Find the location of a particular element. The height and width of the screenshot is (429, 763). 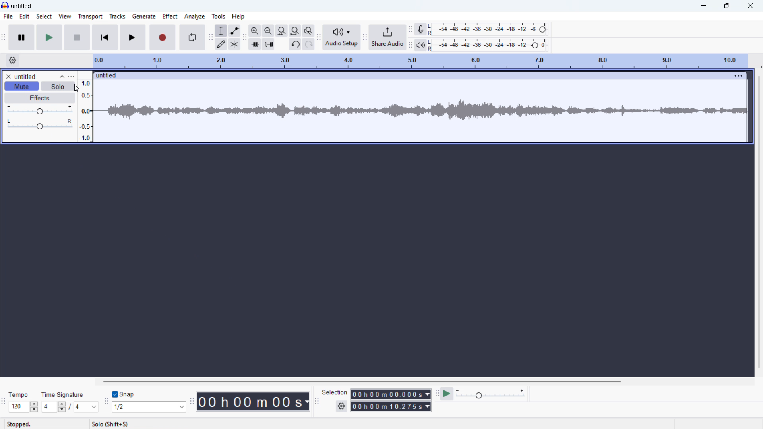

skip to start is located at coordinates (105, 37).